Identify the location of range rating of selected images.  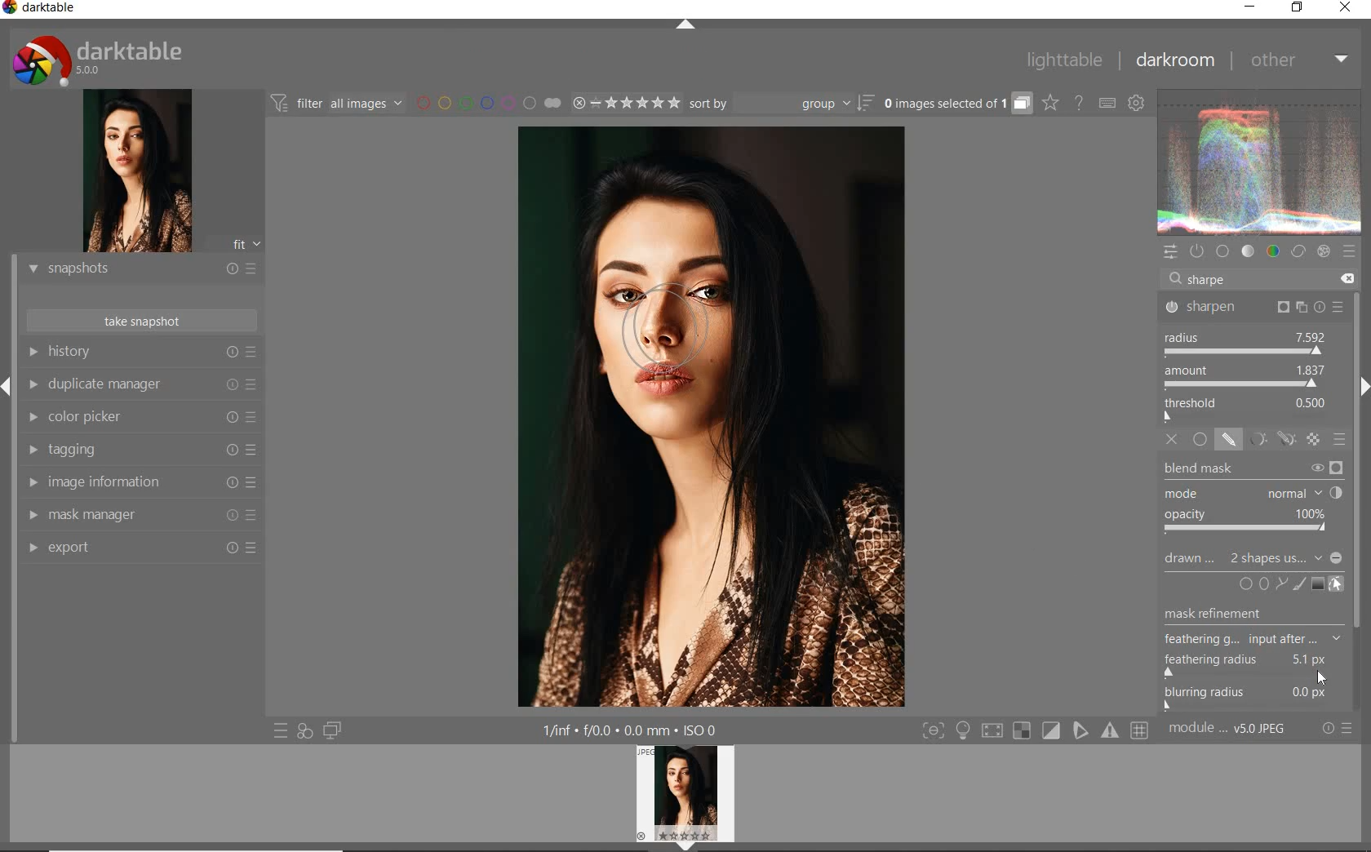
(623, 104).